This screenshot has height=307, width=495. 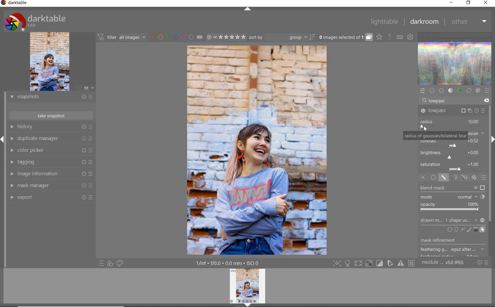 What do you see at coordinates (35, 21) in the screenshot?
I see `system logo` at bounding box center [35, 21].